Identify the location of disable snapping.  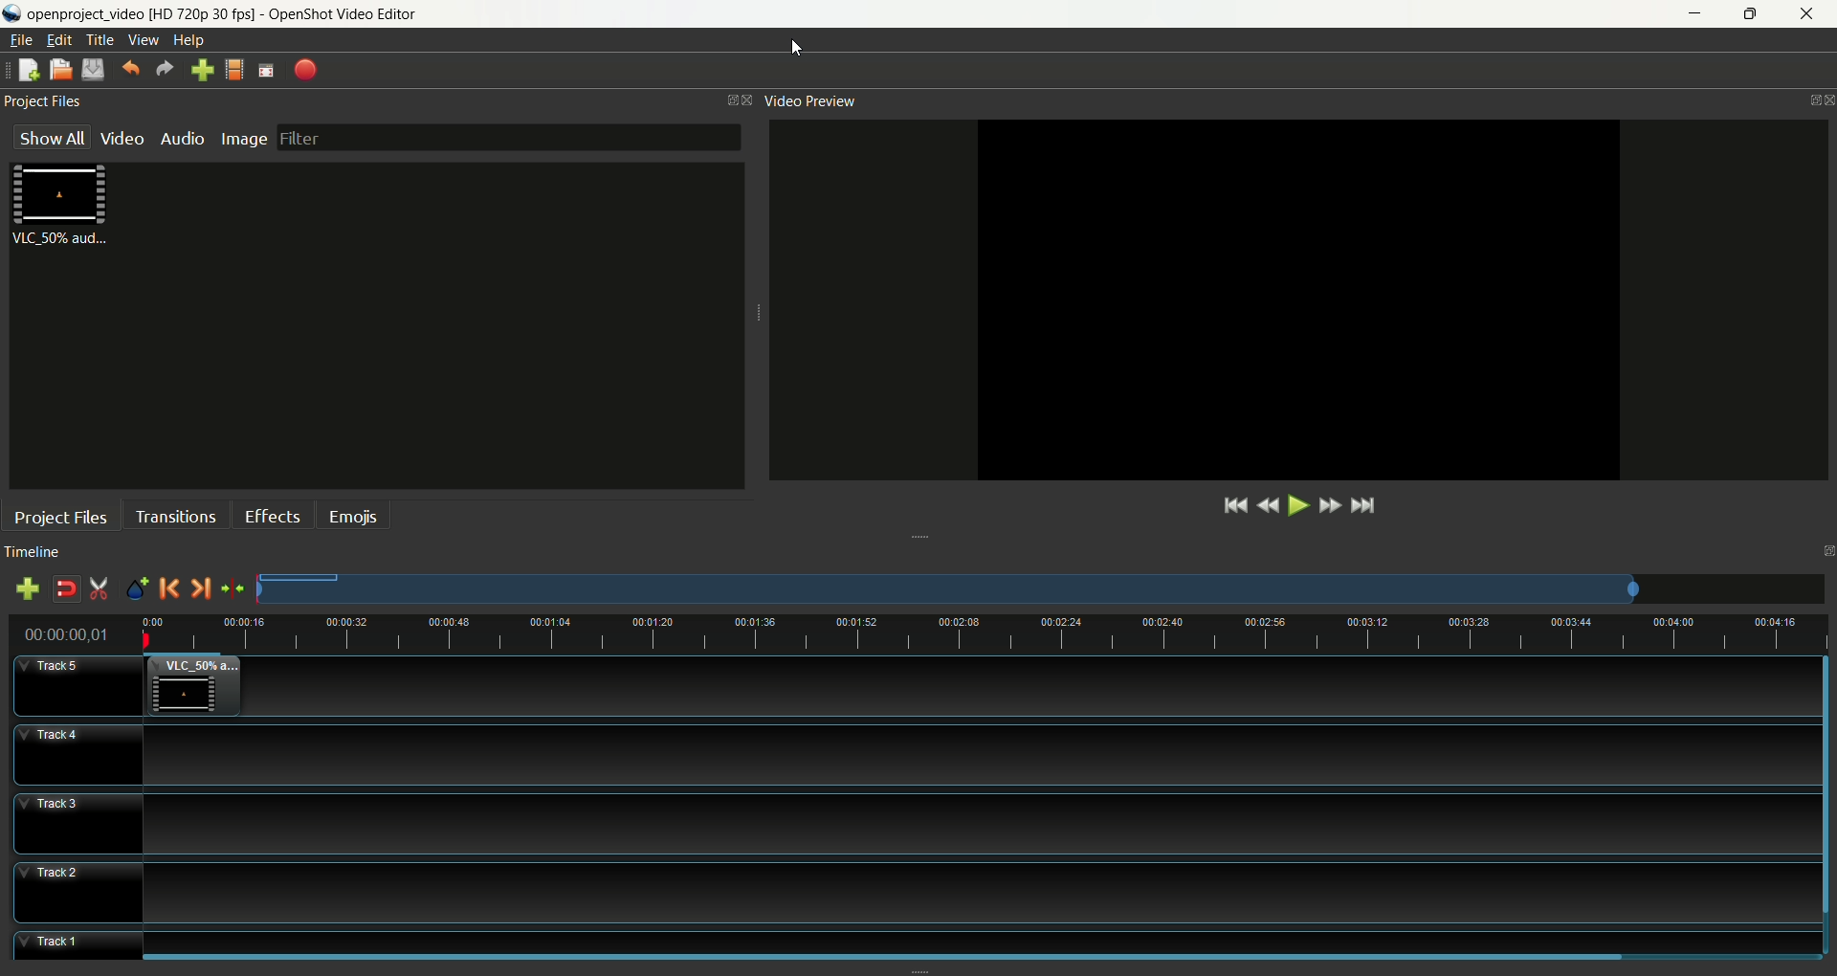
(64, 587).